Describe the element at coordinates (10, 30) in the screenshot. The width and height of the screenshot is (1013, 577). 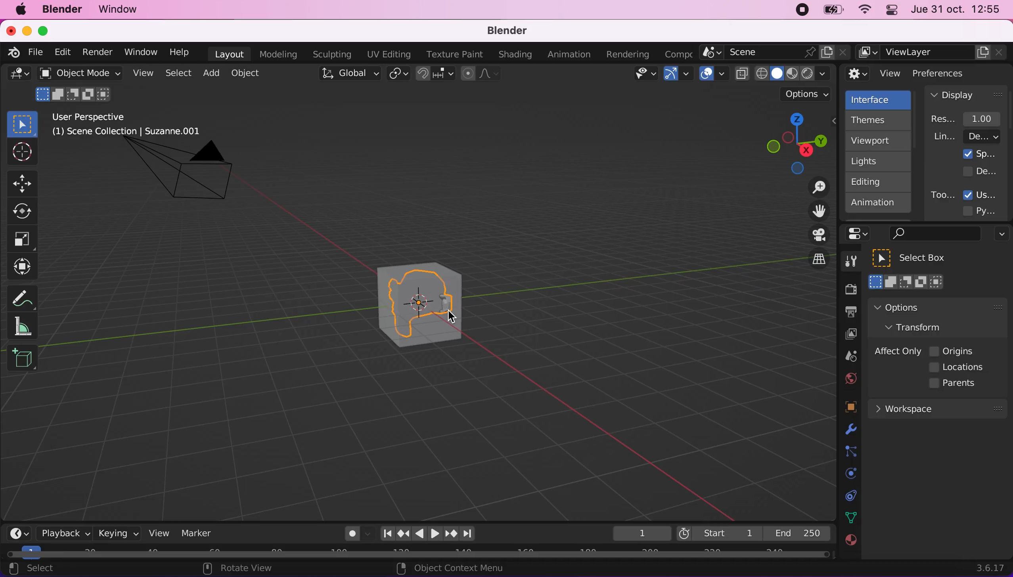
I see `close` at that location.